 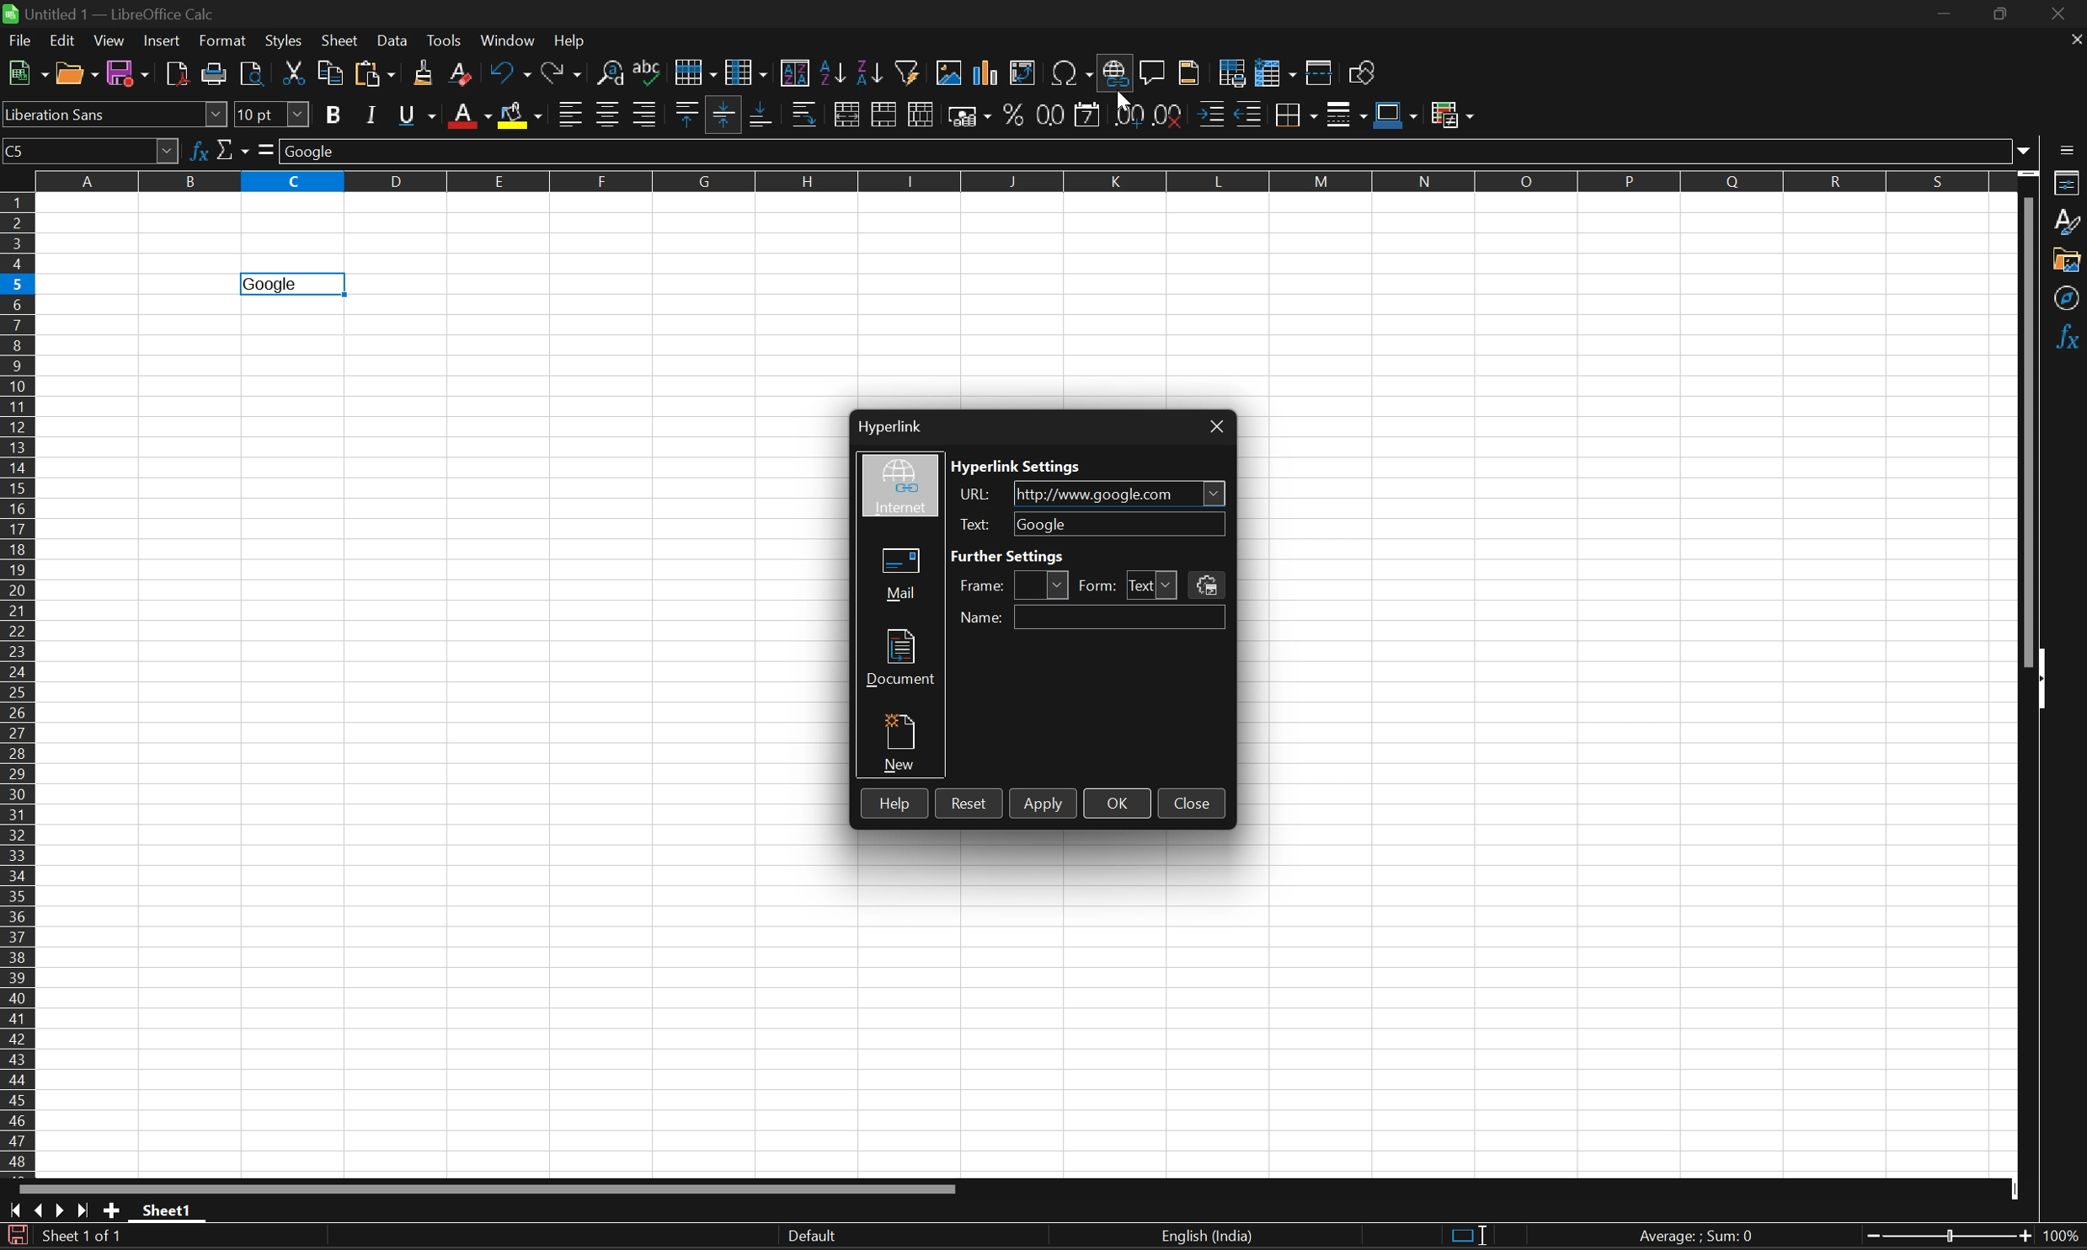 I want to click on Standard selection. Click to change selection mode., so click(x=1469, y=1237).